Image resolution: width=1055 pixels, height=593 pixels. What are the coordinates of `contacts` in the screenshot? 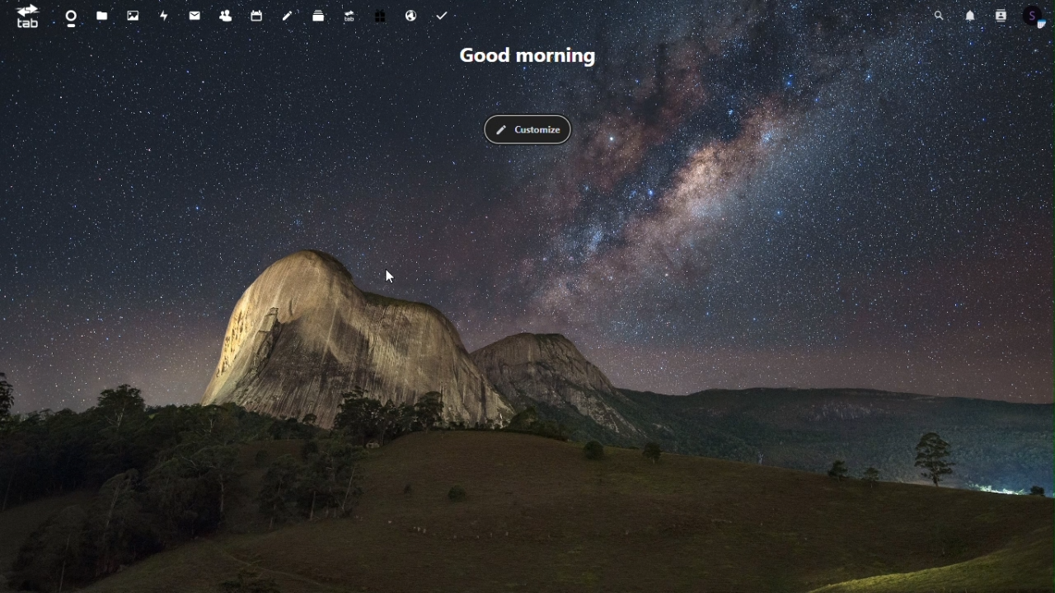 It's located at (227, 16).